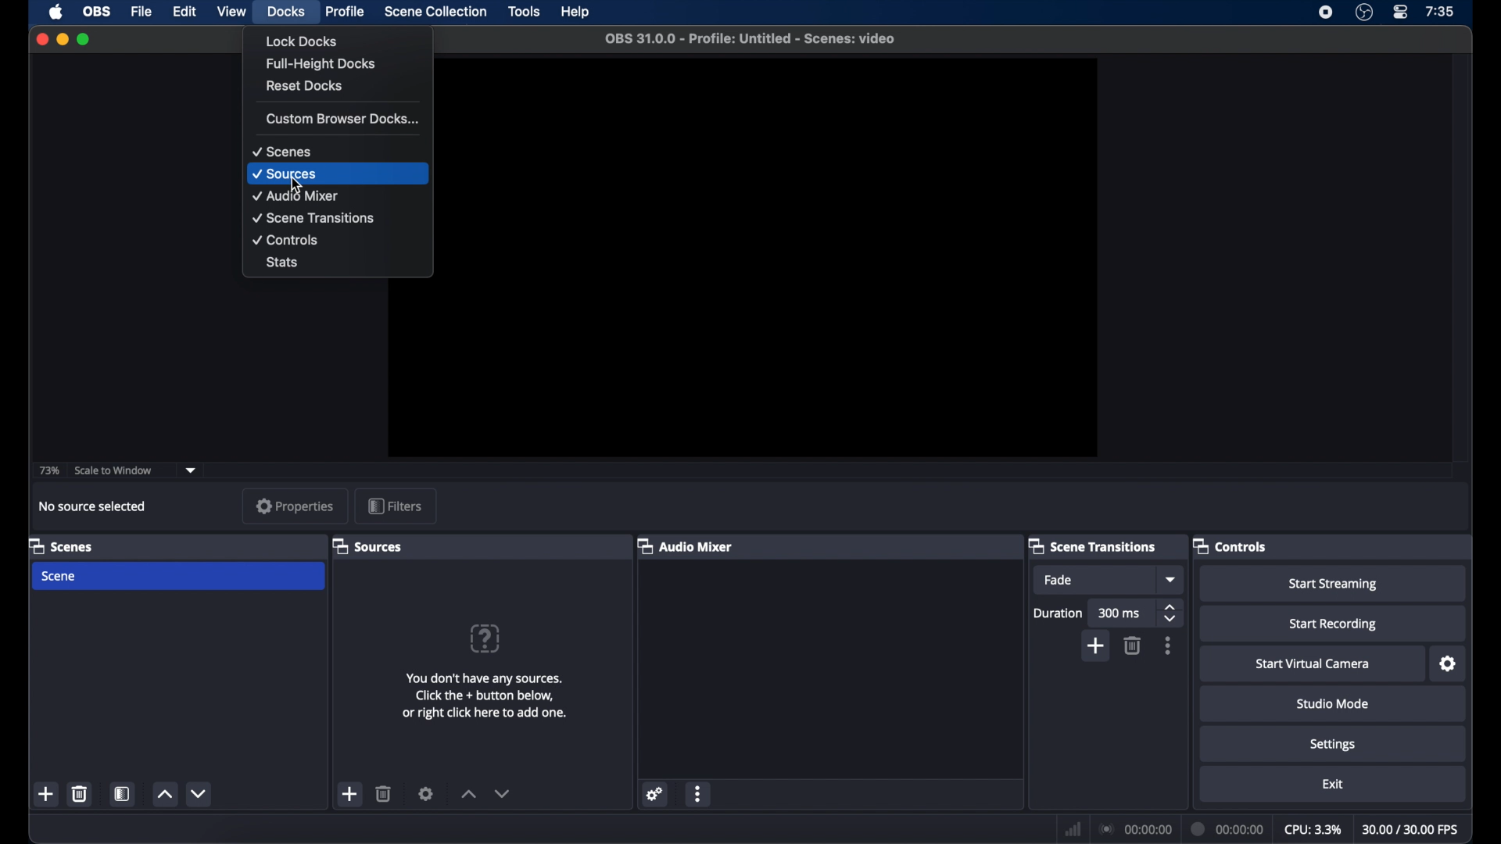 This screenshot has width=1501, height=844. I want to click on start recording, so click(1332, 624).